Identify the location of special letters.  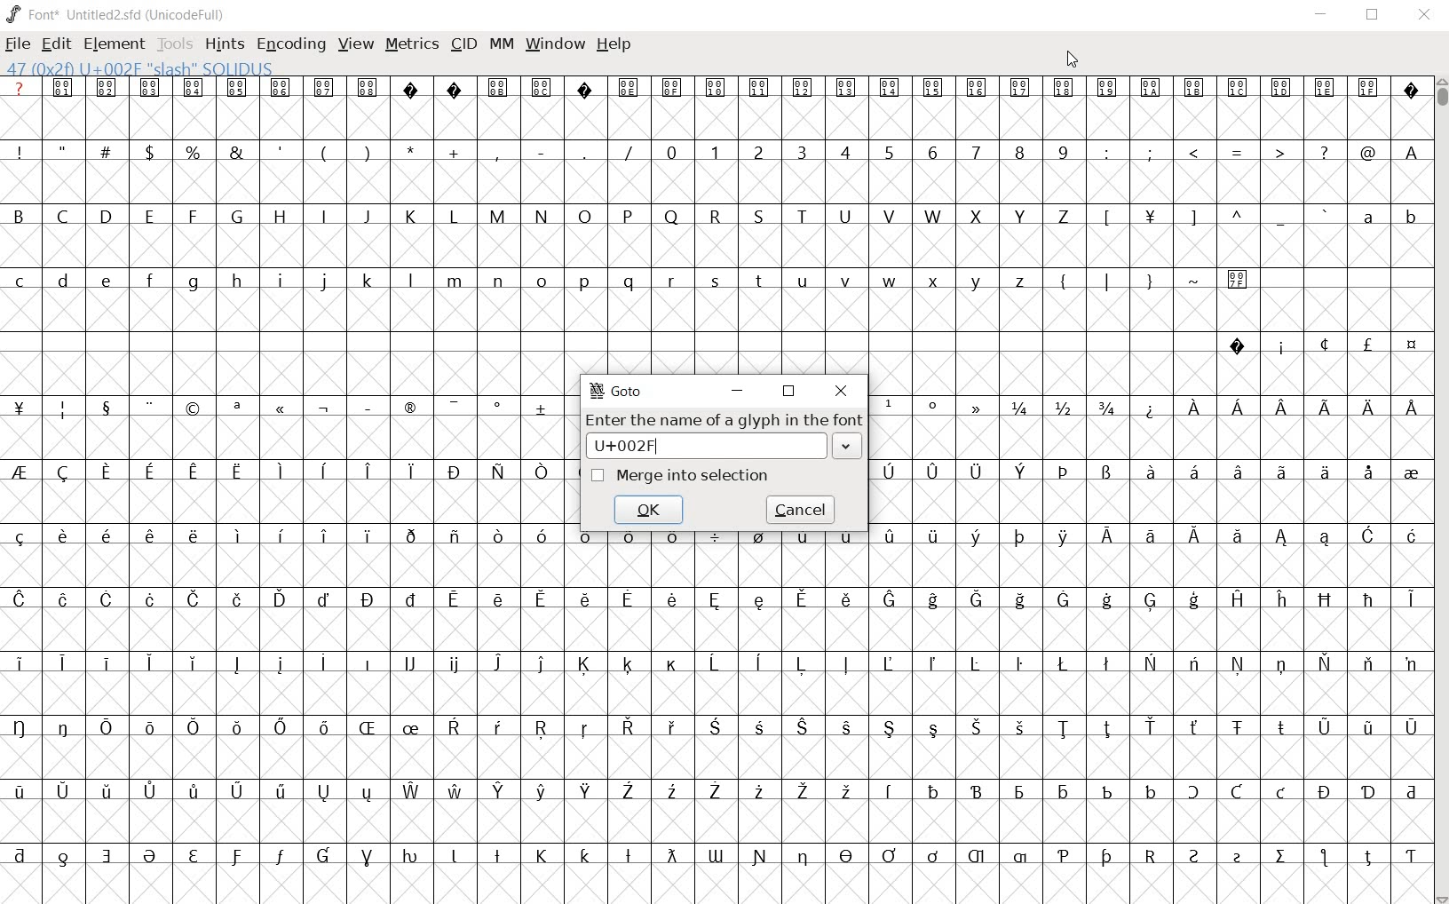
(712, 791).